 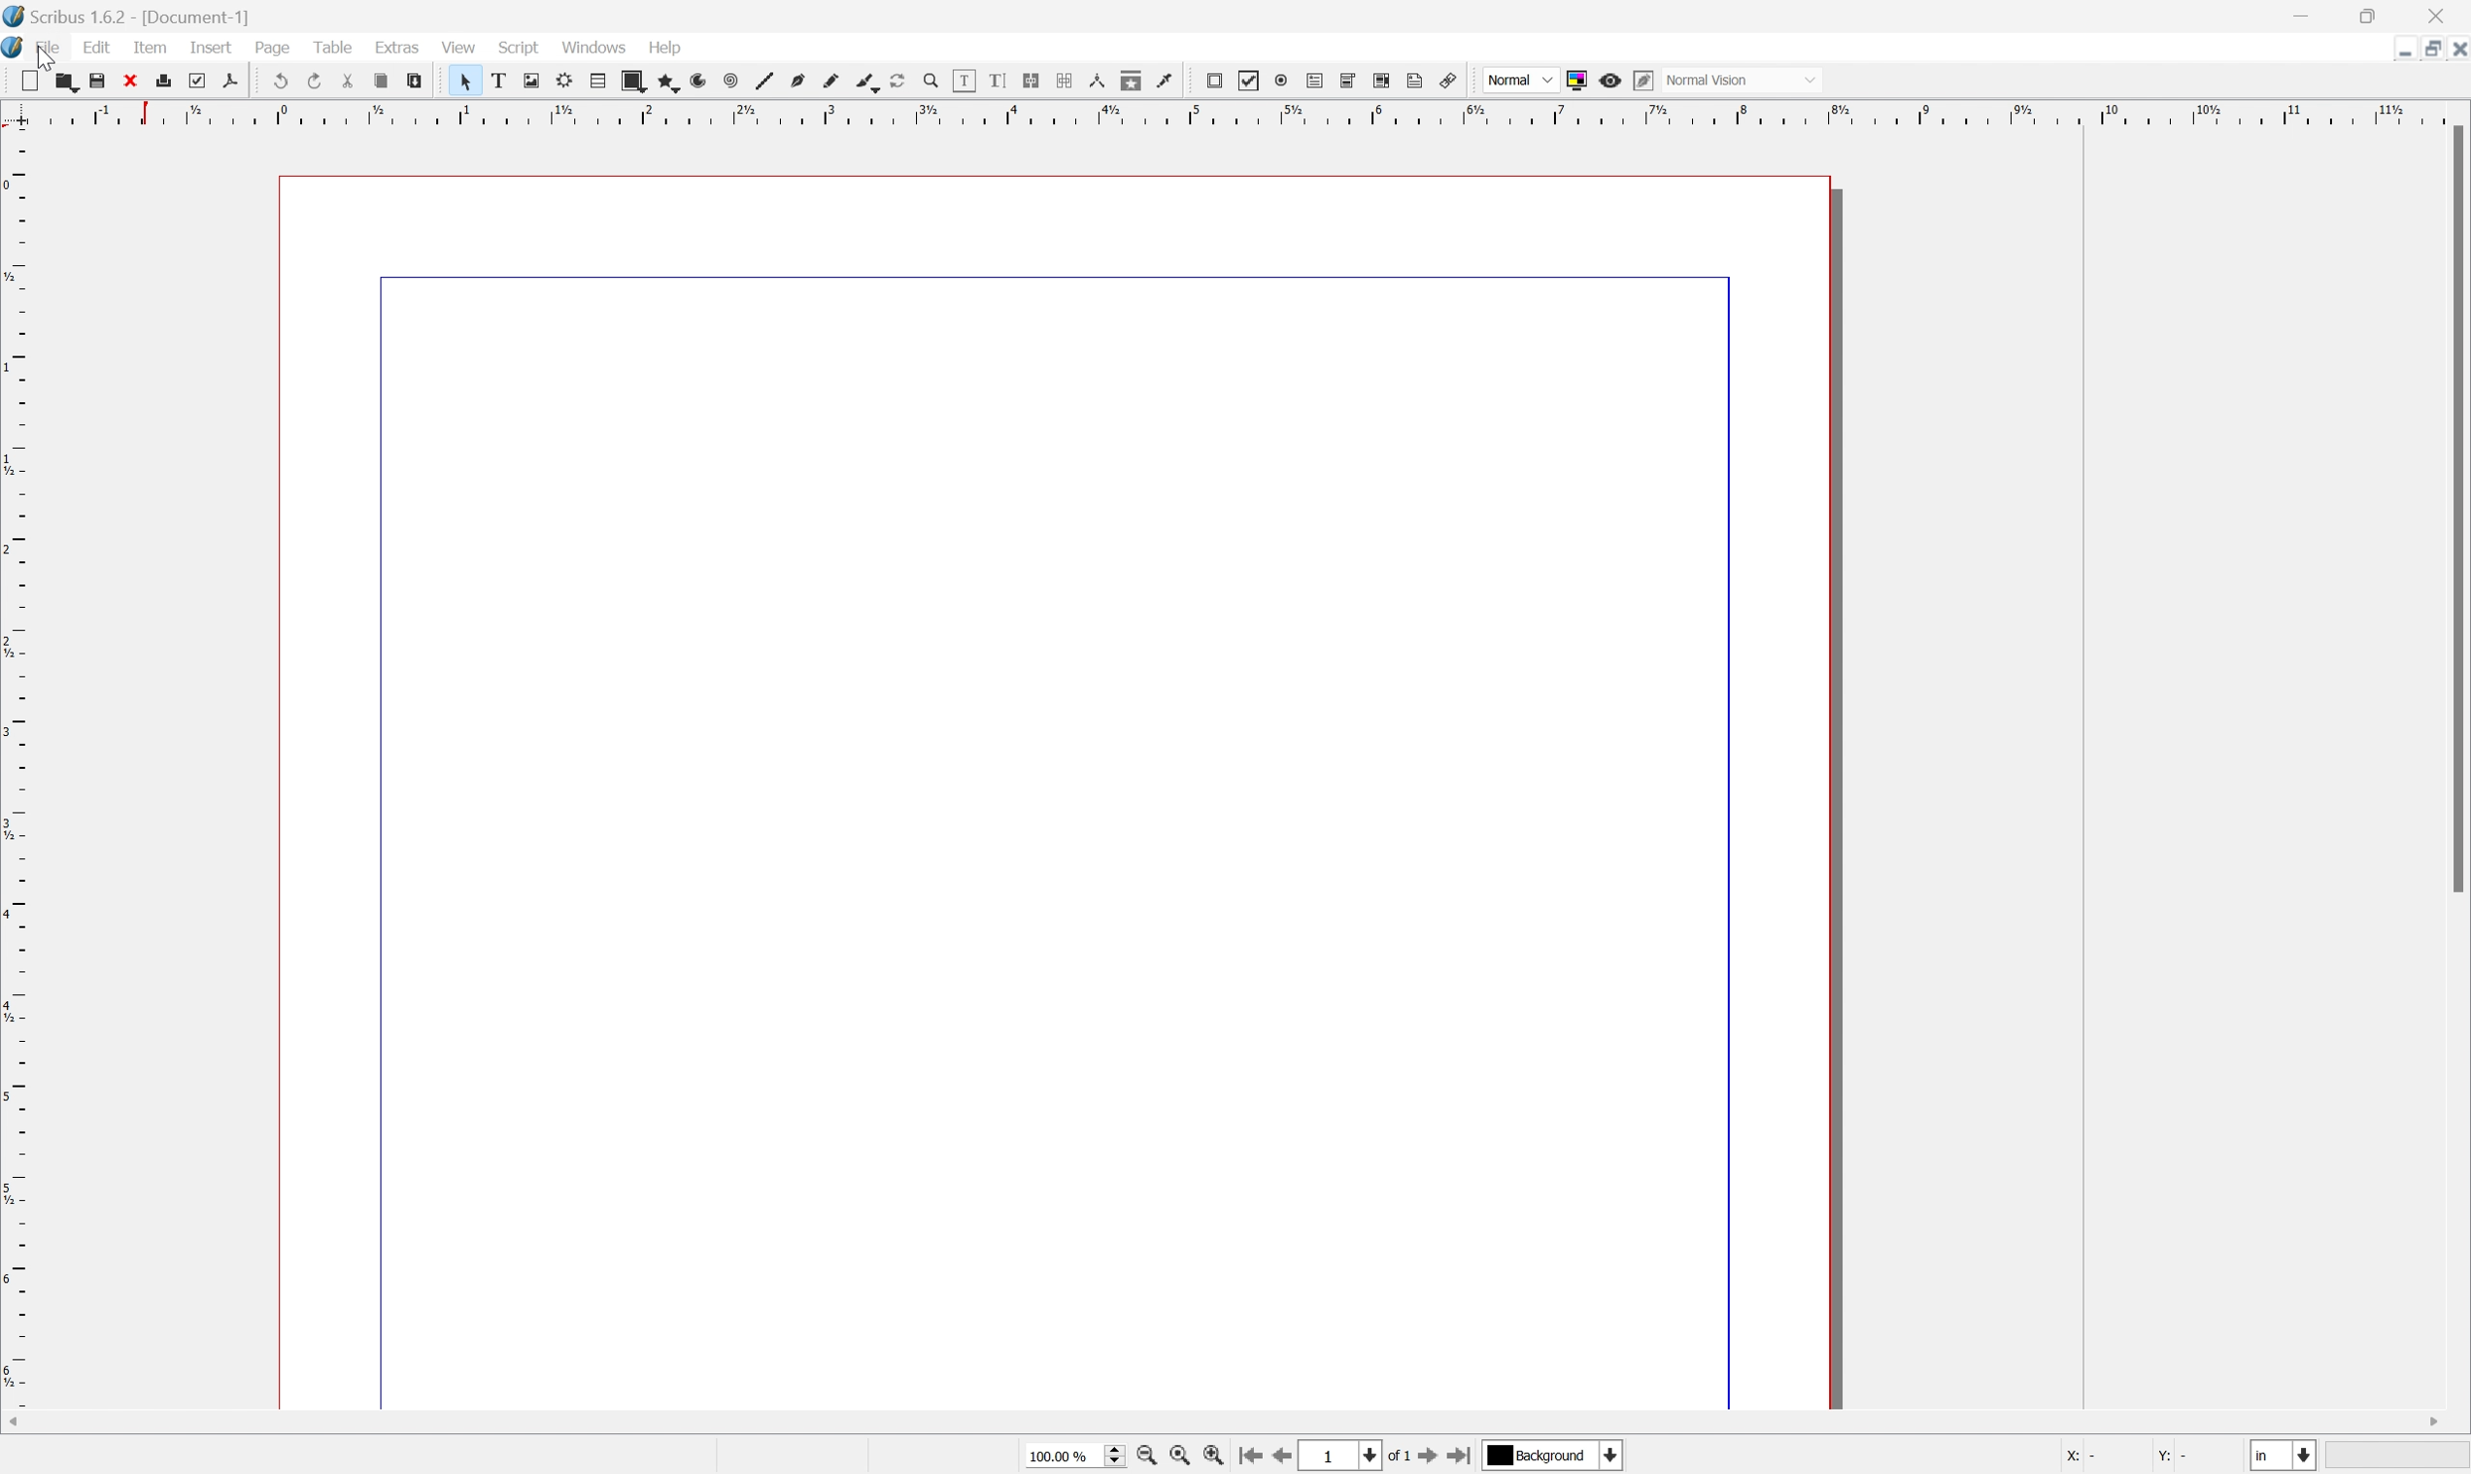 What do you see at coordinates (239, 81) in the screenshot?
I see `Save as PDF` at bounding box center [239, 81].